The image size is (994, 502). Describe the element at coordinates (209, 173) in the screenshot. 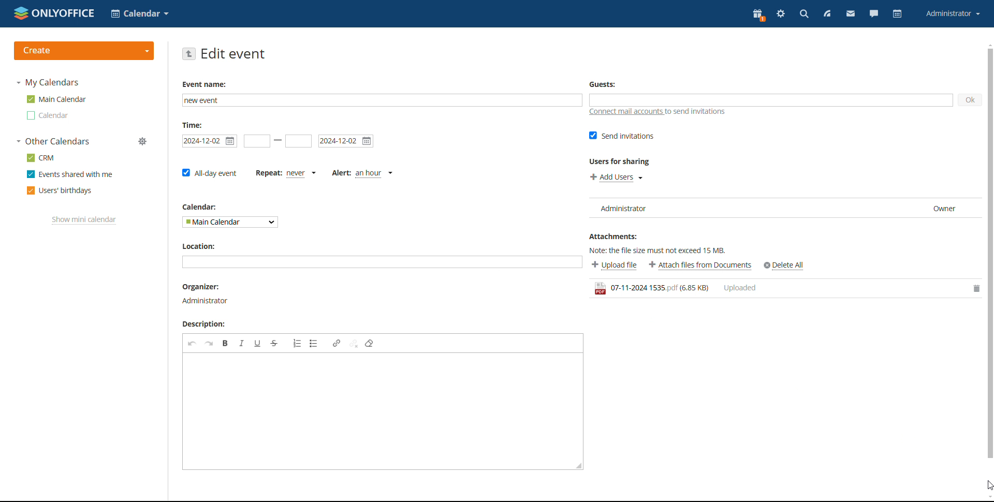

I see `all-day event` at that location.